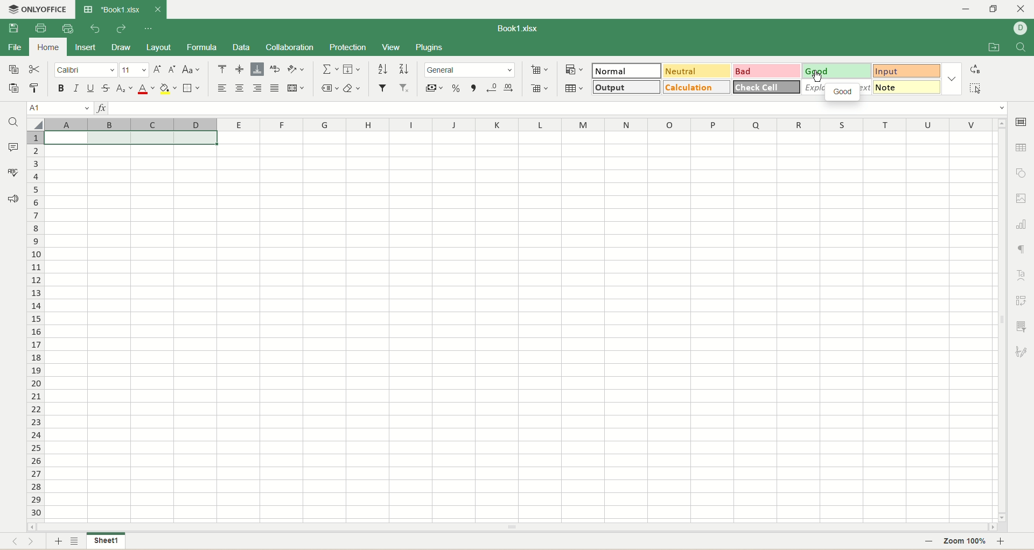  I want to click on normal, so click(626, 70).